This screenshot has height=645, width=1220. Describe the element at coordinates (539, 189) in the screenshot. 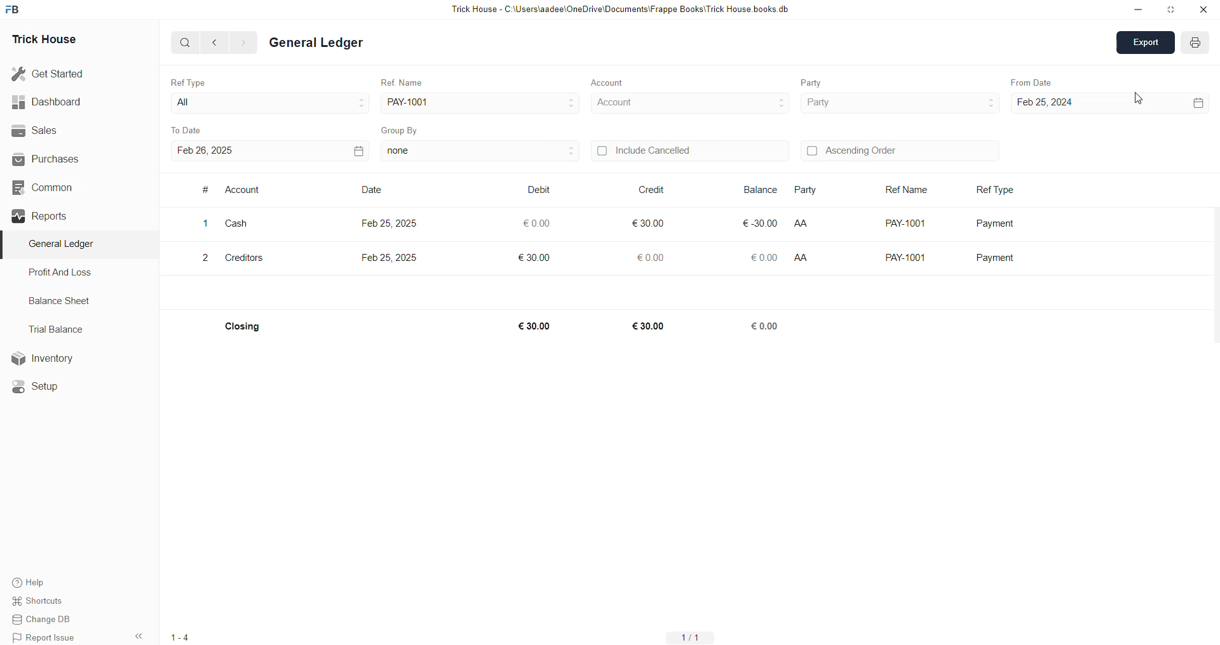

I see `Debit` at that location.